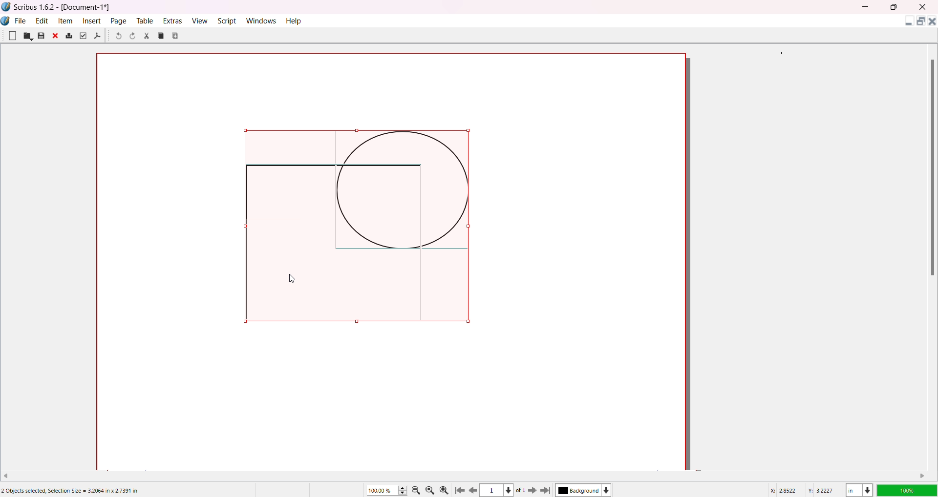 This screenshot has height=497, width=938. What do you see at coordinates (7, 21) in the screenshot?
I see `Logo` at bounding box center [7, 21].